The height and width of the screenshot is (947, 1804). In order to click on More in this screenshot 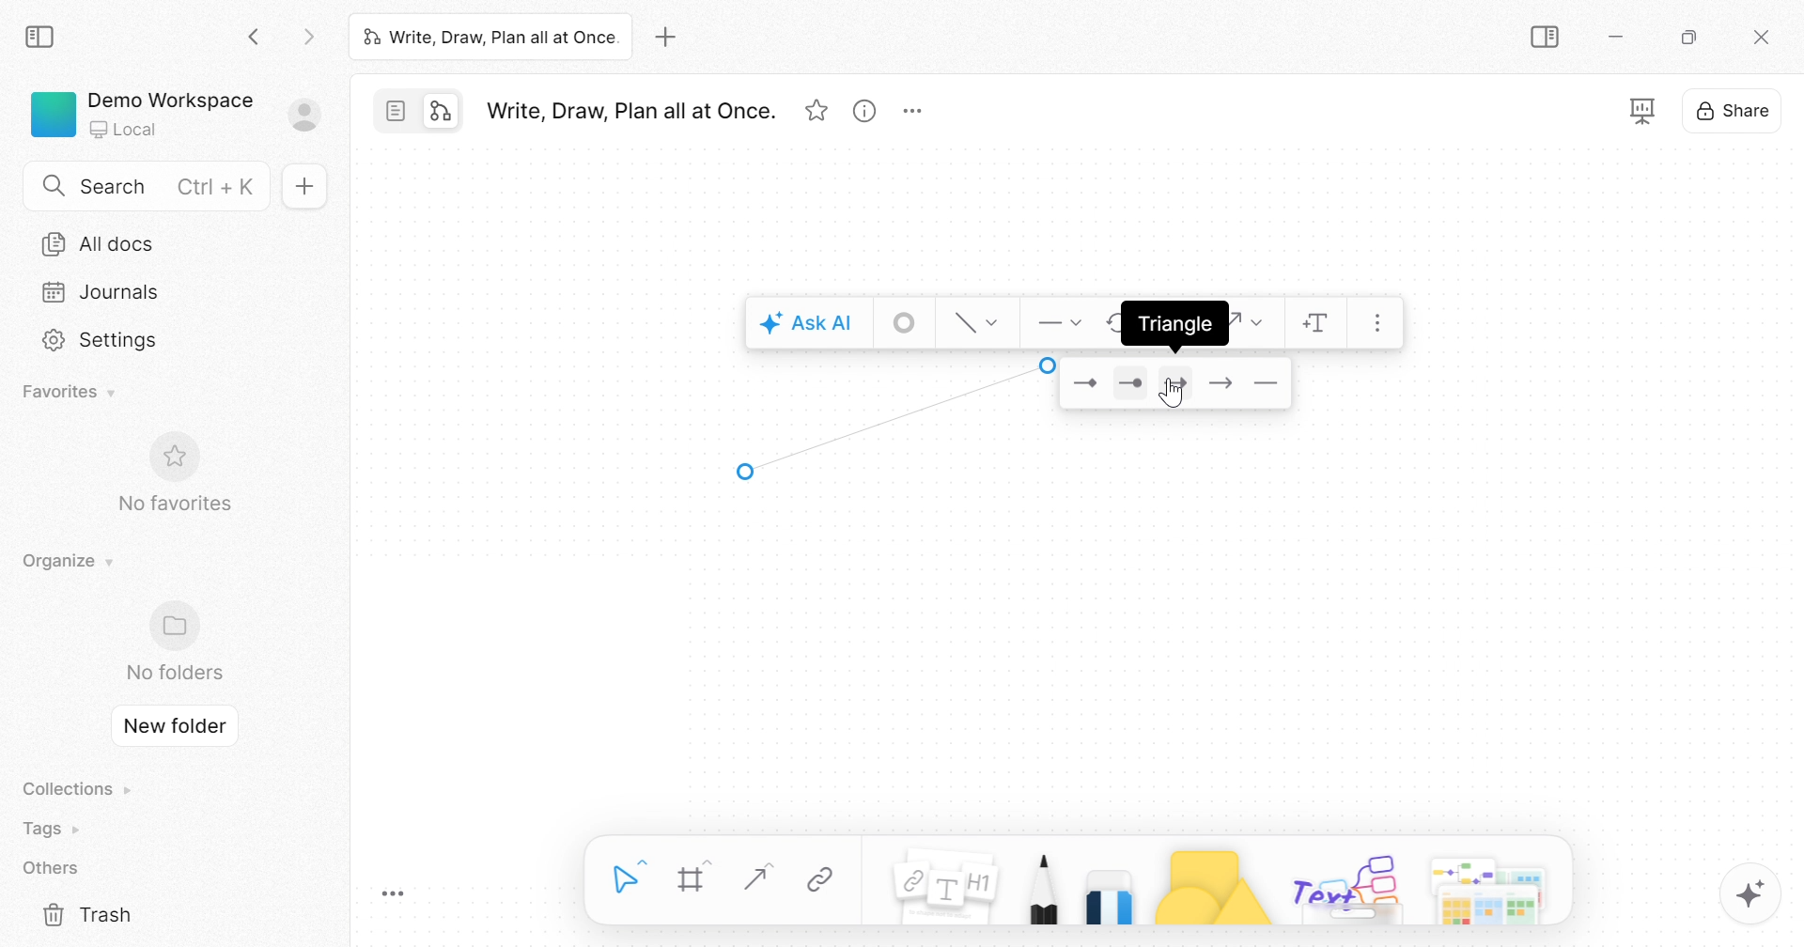, I will do `click(1384, 324)`.